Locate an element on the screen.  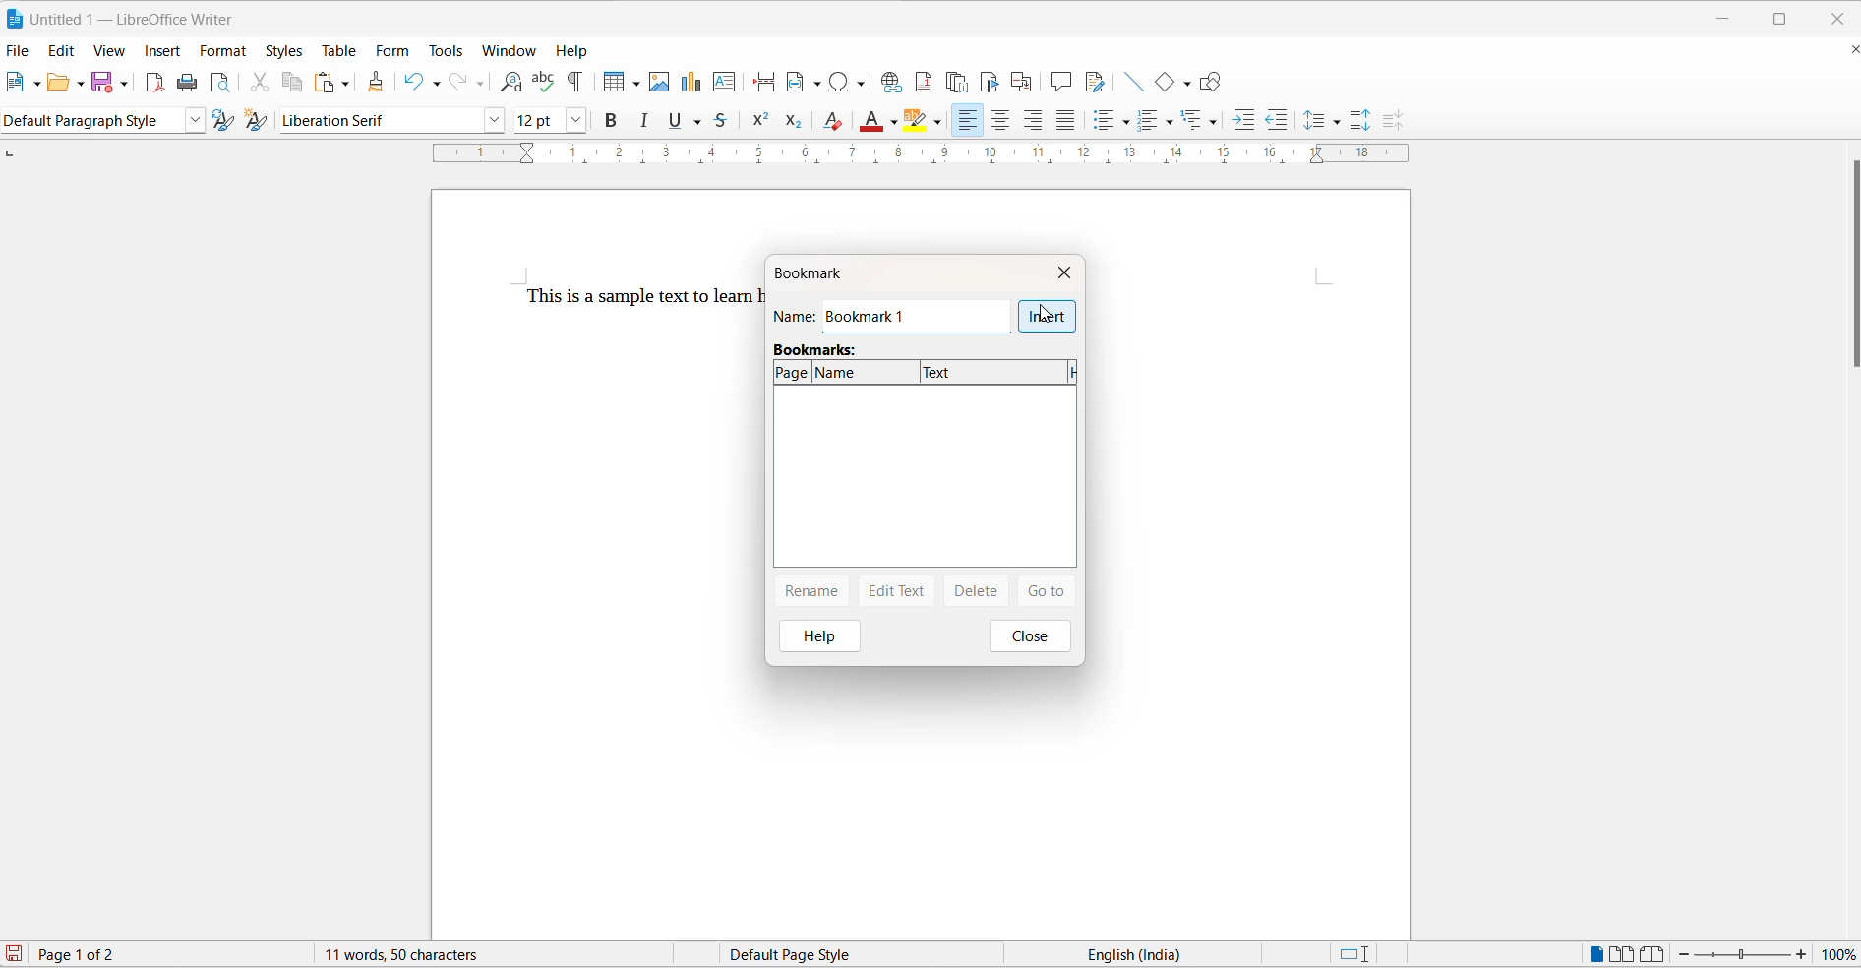
toggle print preview is located at coordinates (223, 83).